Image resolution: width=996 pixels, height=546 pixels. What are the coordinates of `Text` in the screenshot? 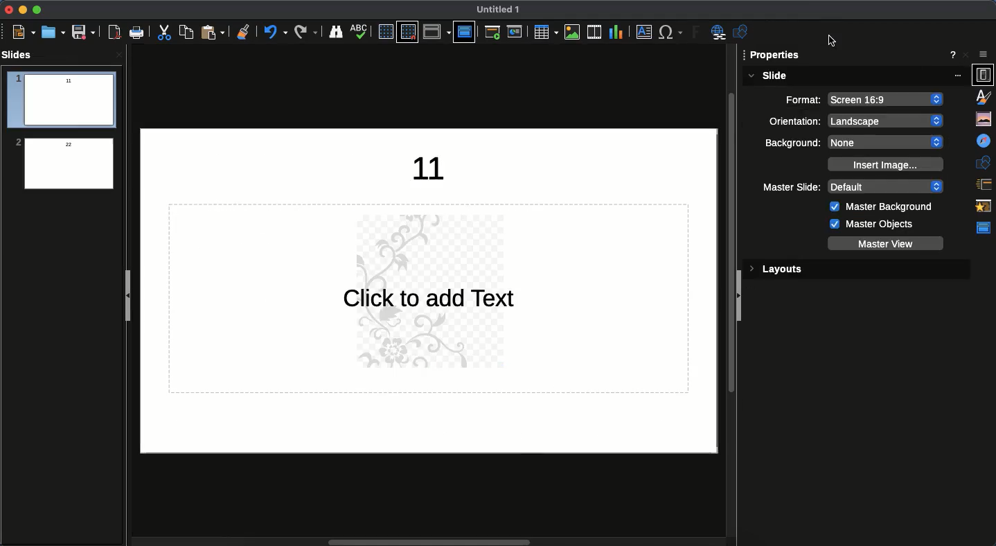 It's located at (423, 168).